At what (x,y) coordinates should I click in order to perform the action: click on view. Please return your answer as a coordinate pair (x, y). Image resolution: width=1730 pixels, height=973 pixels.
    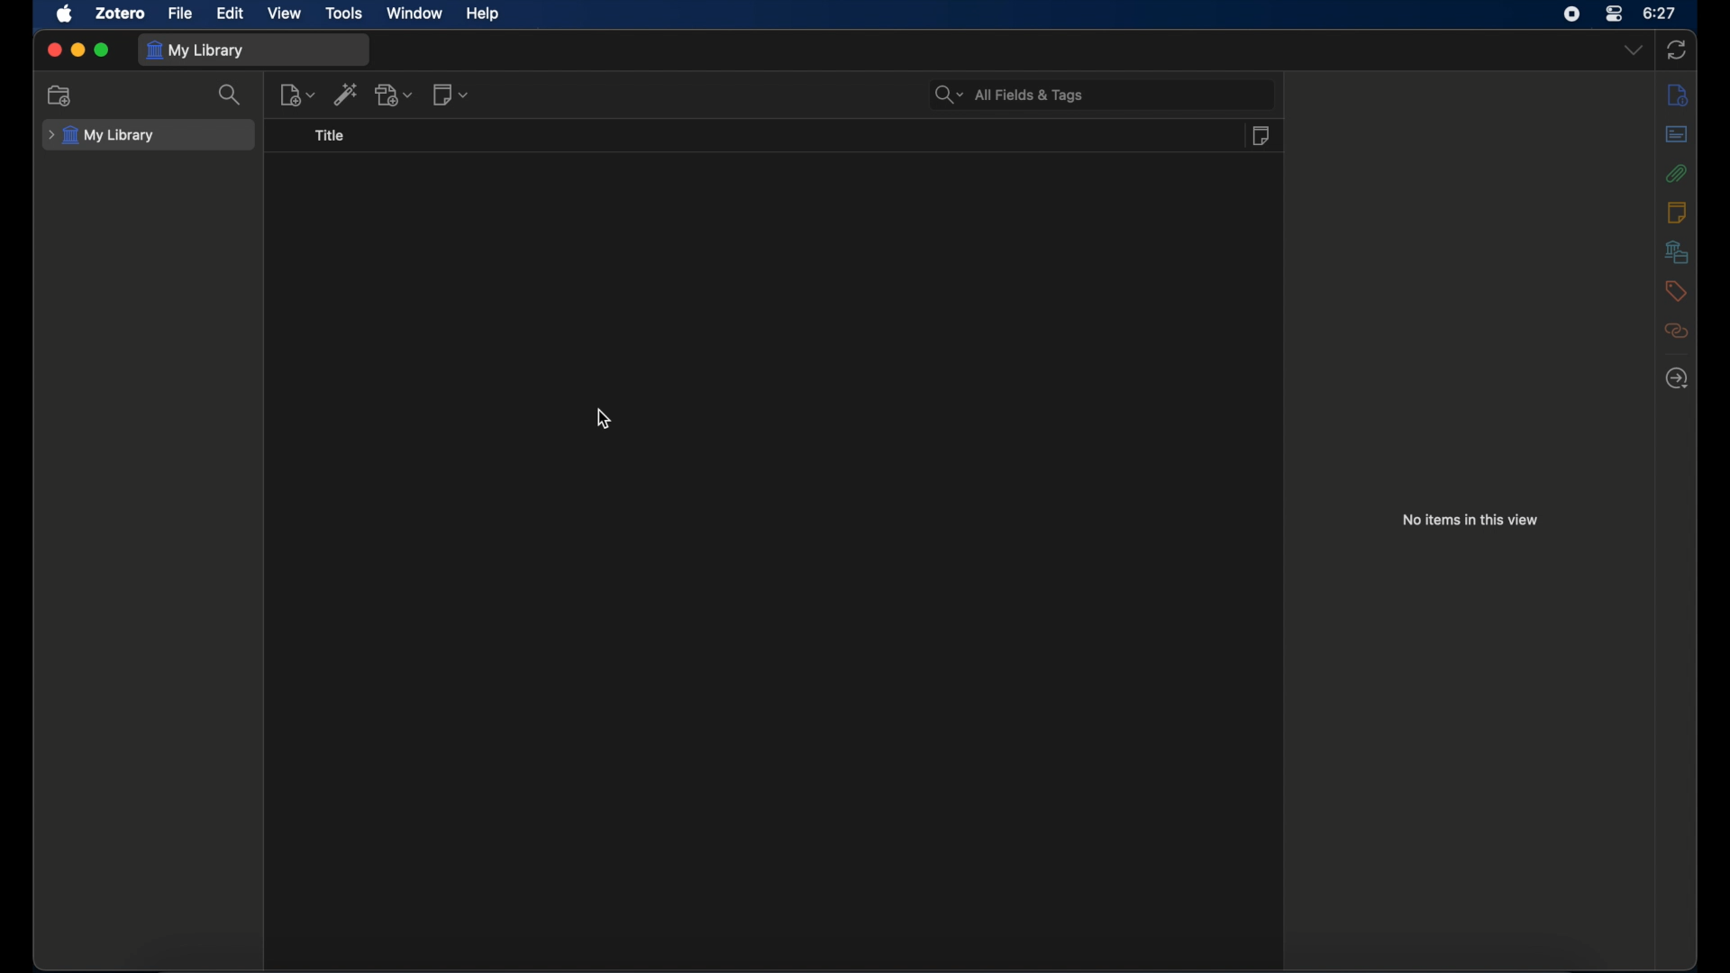
    Looking at the image, I should click on (285, 12).